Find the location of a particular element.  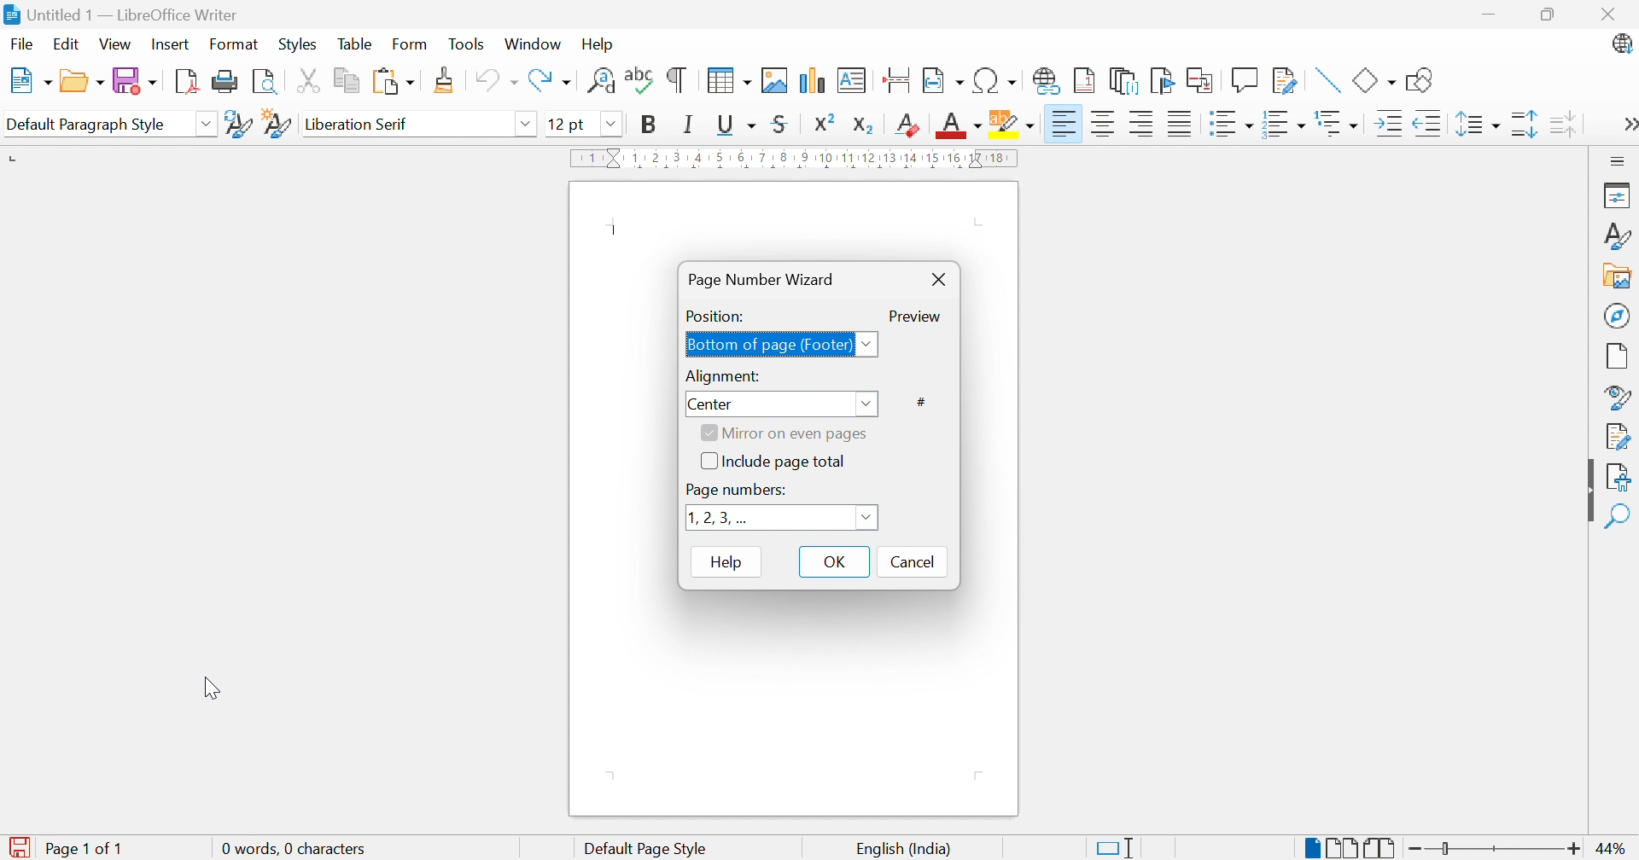

Open is located at coordinates (81, 84).